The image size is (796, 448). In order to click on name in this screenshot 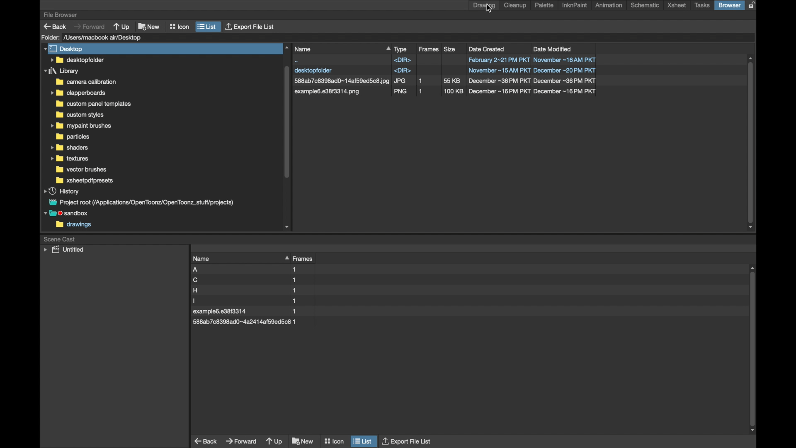, I will do `click(342, 49)`.